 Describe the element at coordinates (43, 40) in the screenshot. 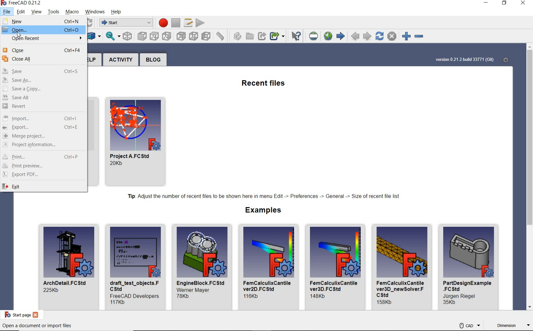

I see `OPEN RECENT` at that location.